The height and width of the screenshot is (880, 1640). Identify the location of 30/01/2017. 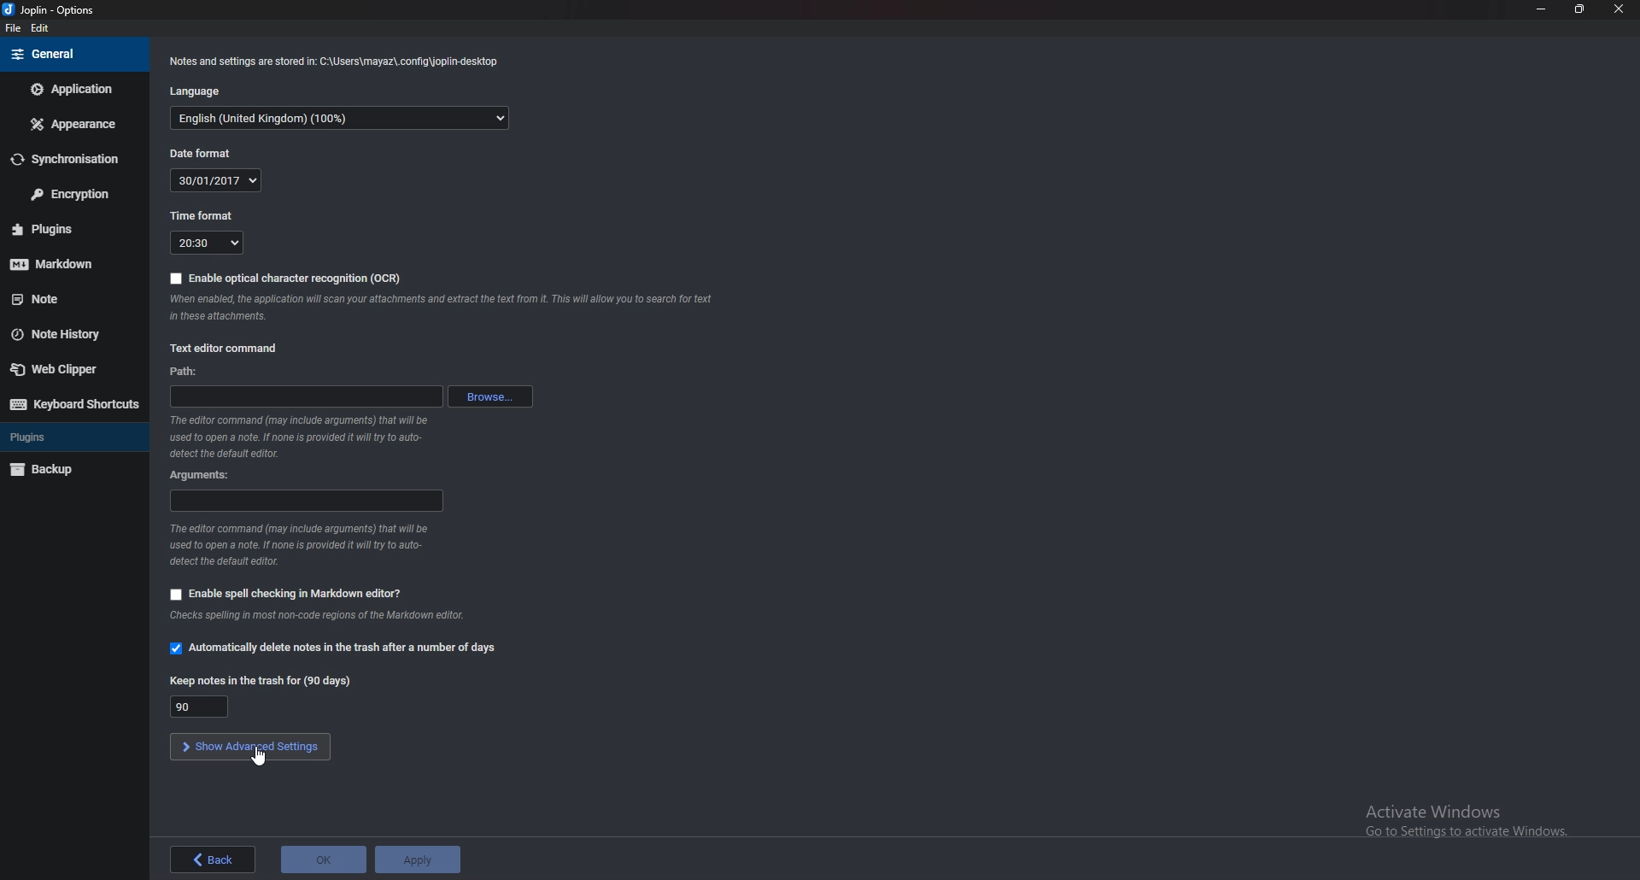
(217, 180).